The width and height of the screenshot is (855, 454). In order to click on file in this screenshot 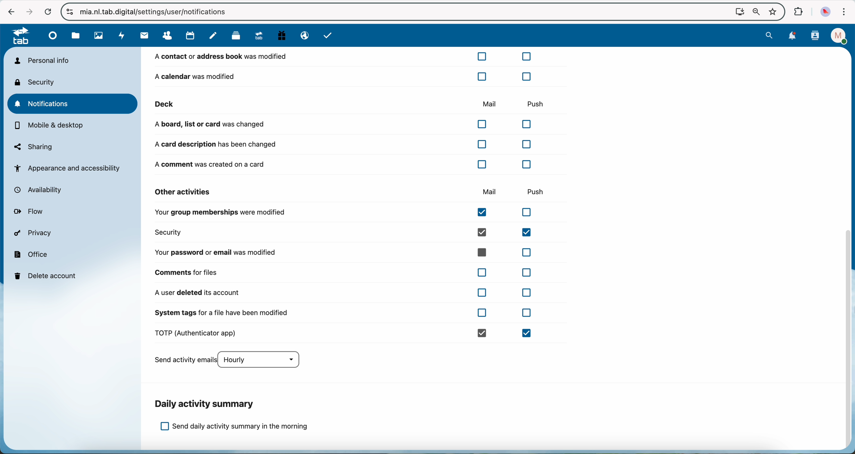, I will do `click(76, 36)`.